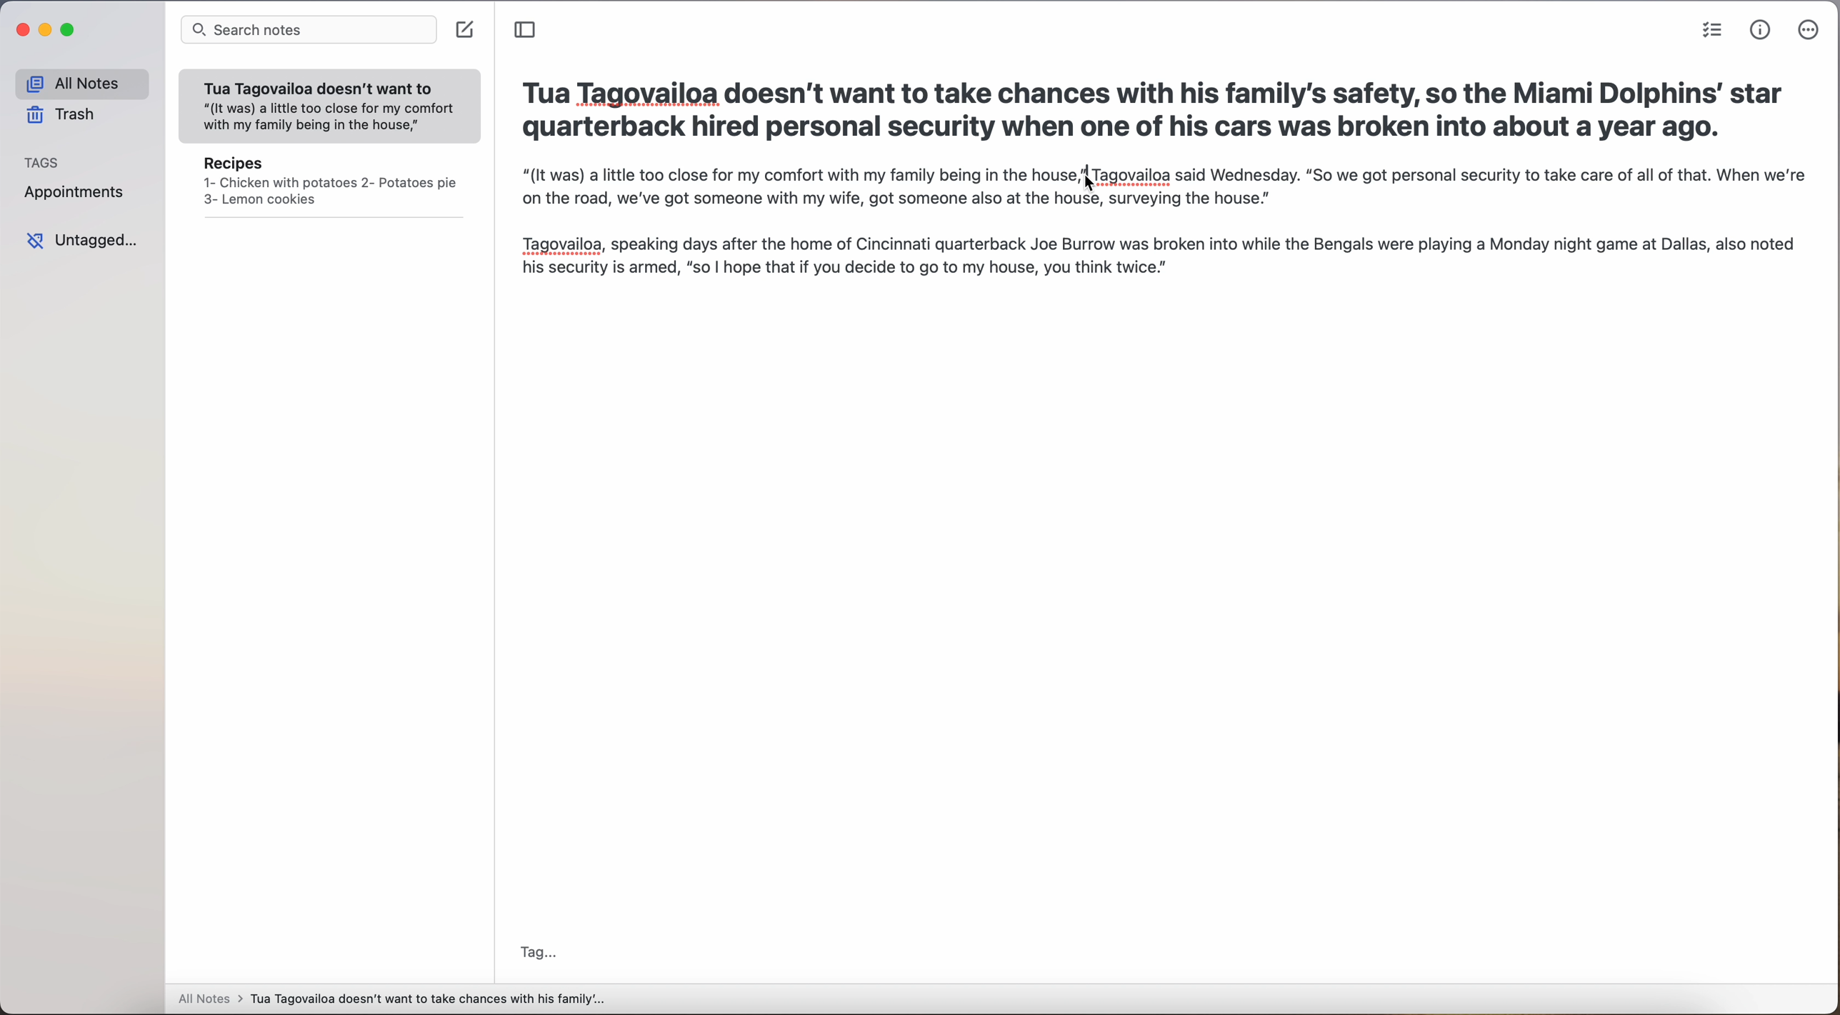 This screenshot has height=1015, width=1840. What do you see at coordinates (803, 175) in the screenshot?
I see `body text Tua Tagovailoa` at bounding box center [803, 175].